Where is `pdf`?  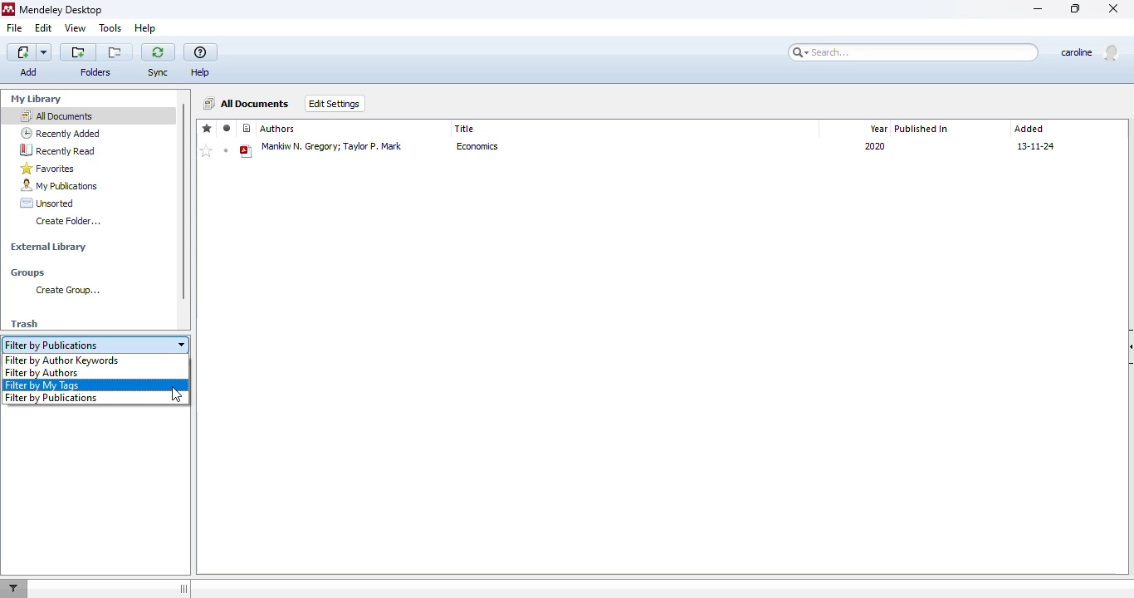
pdf is located at coordinates (247, 152).